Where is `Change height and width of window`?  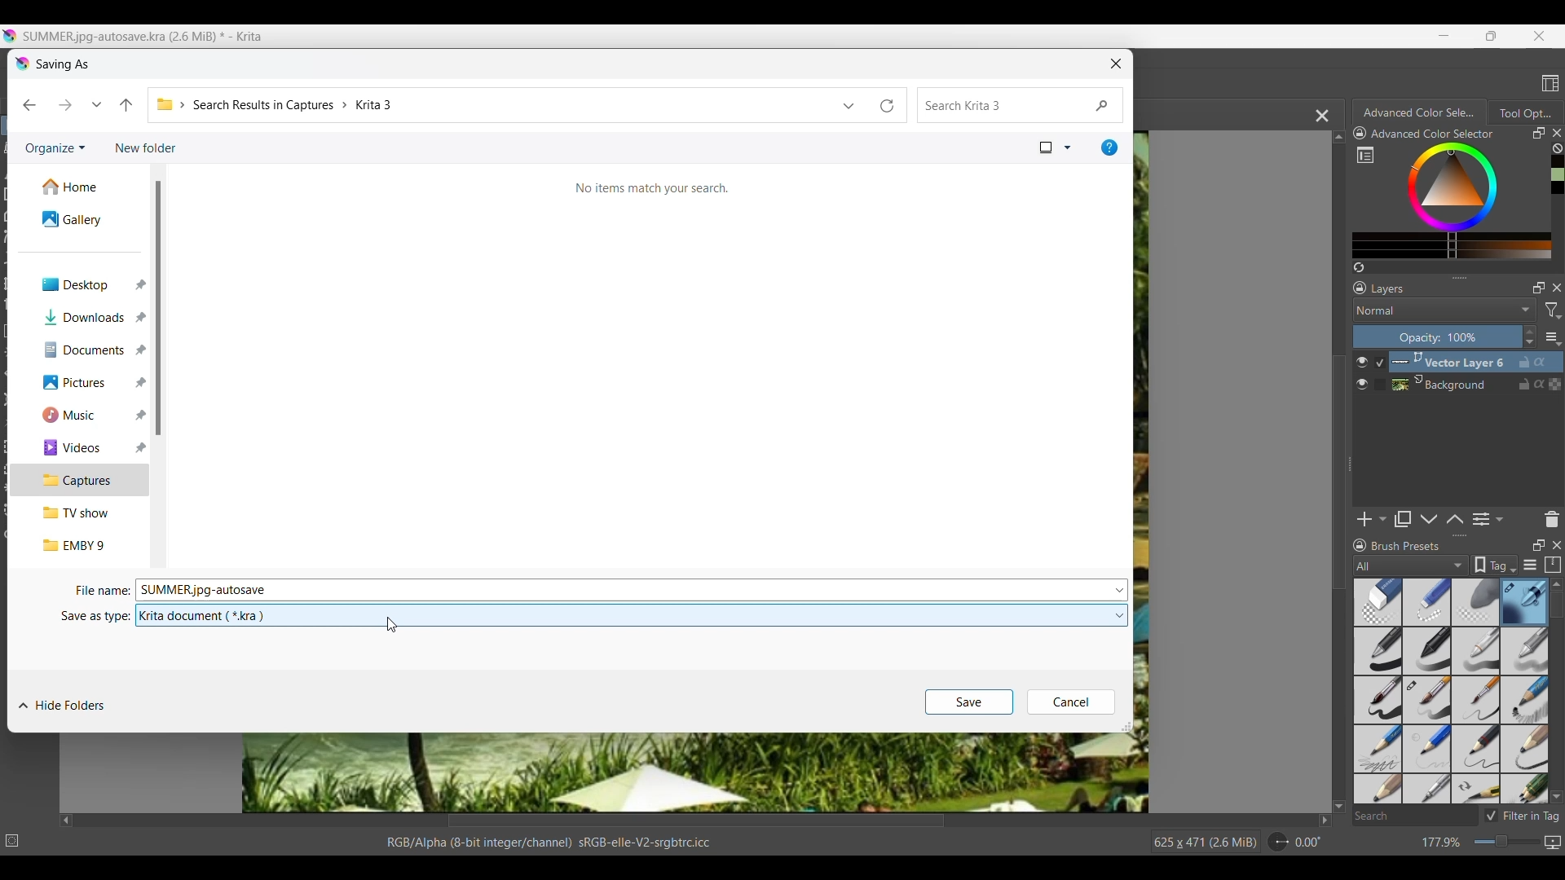 Change height and width of window is located at coordinates (1126, 727).